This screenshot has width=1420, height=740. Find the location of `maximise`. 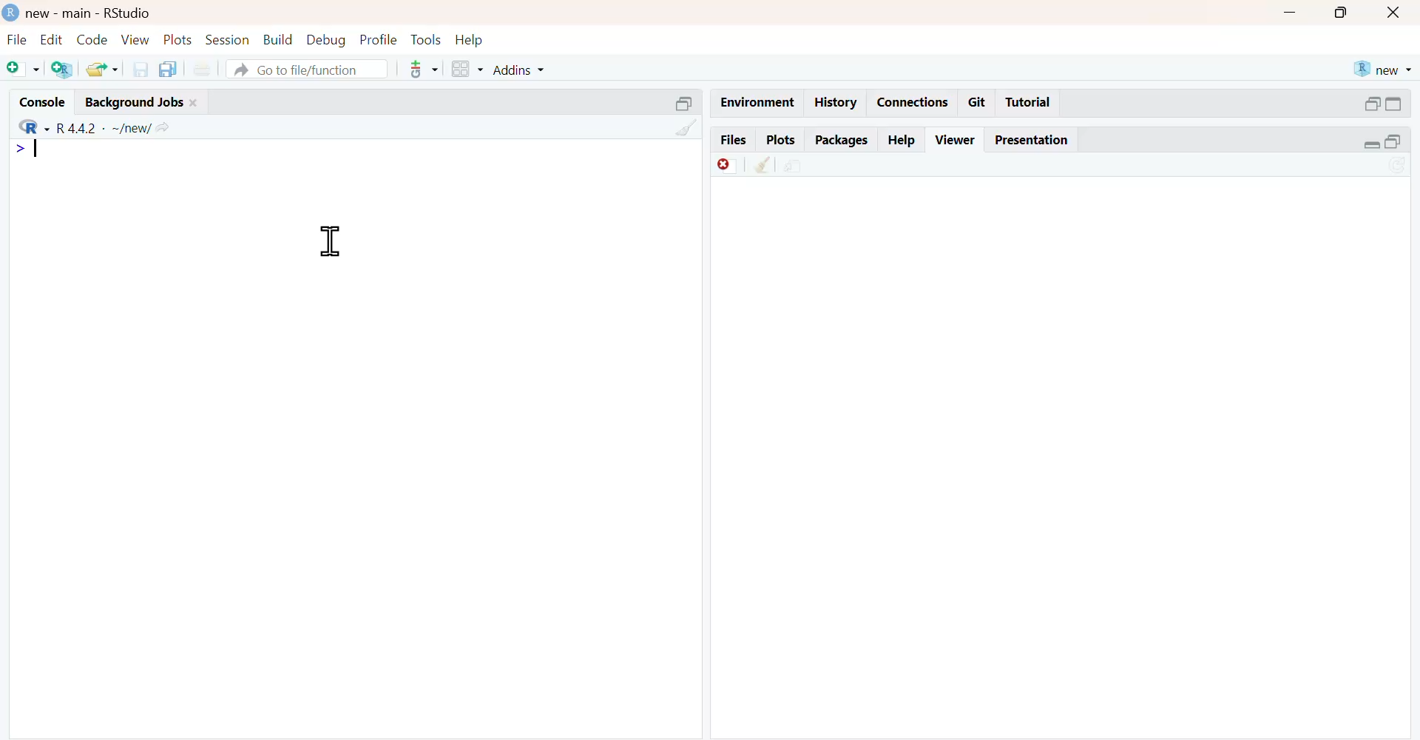

maximise is located at coordinates (1340, 14).